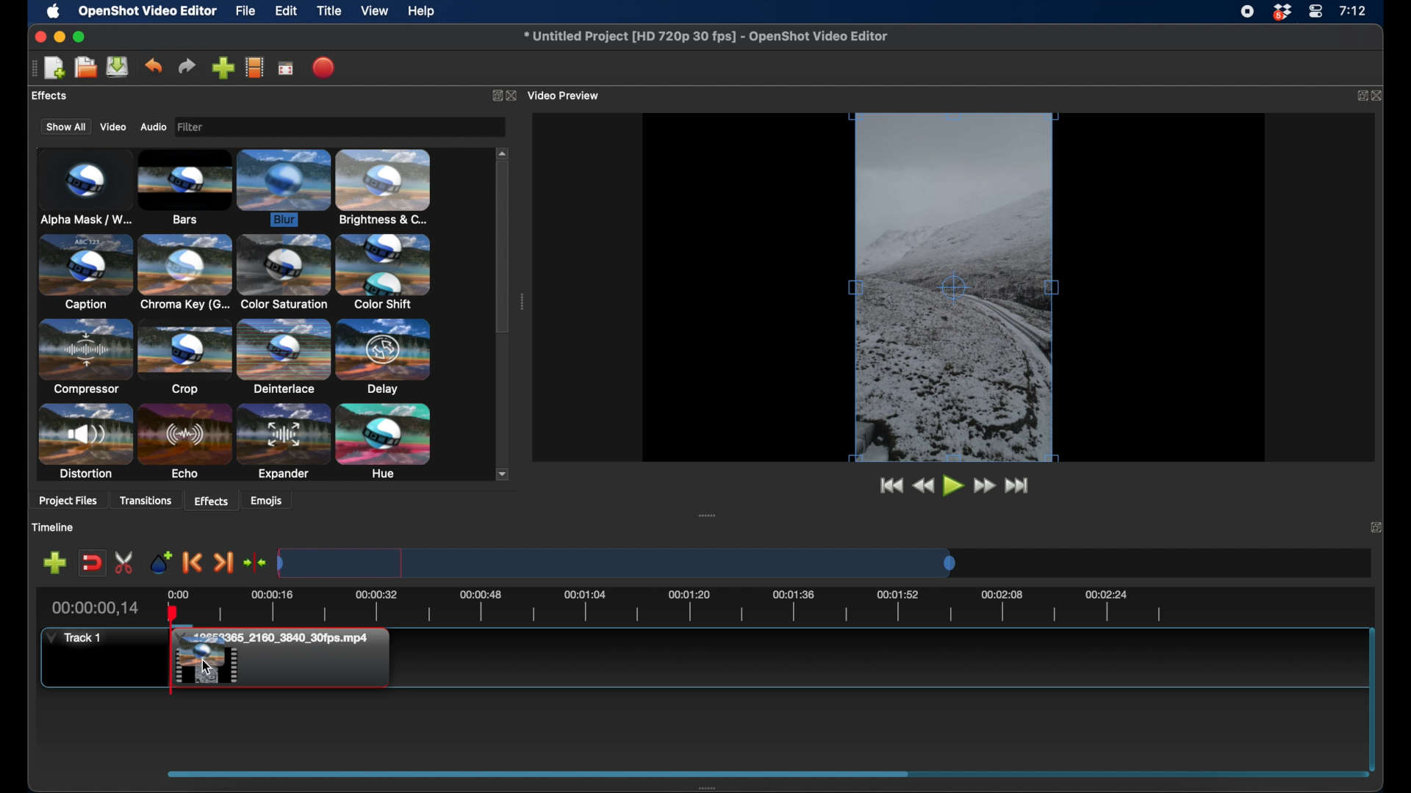 The height and width of the screenshot is (793, 1411). I want to click on minimize, so click(59, 37).